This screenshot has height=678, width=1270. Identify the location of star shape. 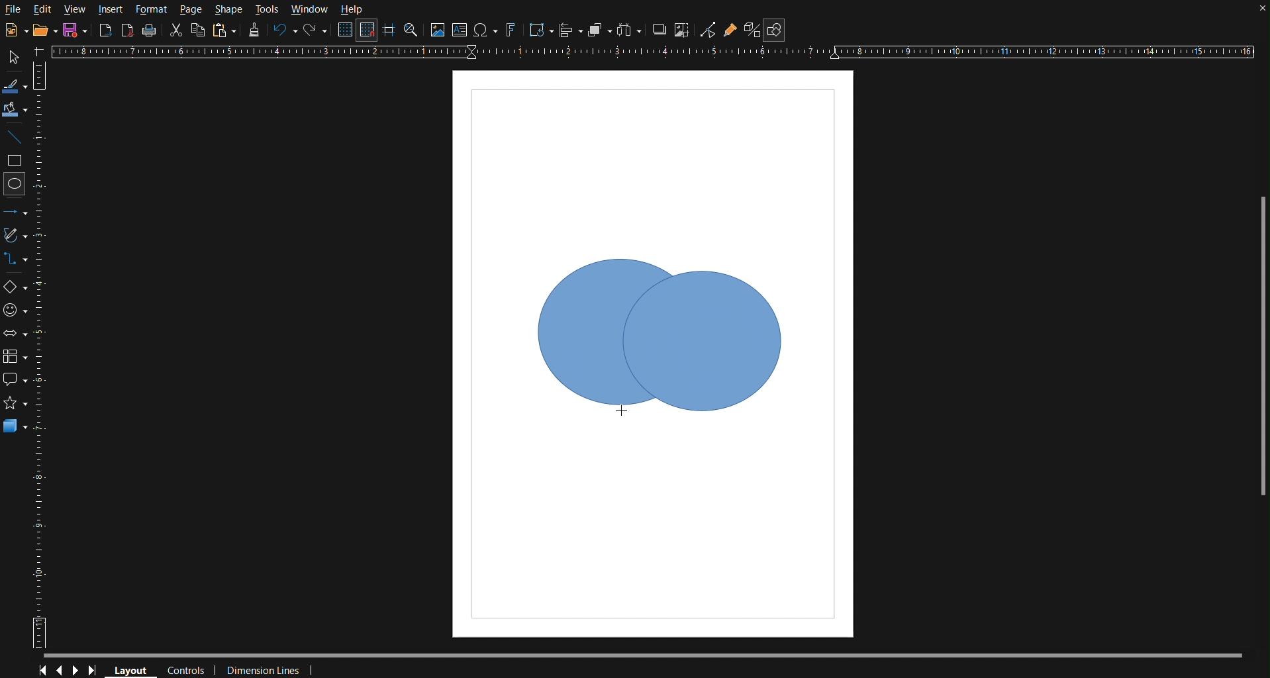
(17, 402).